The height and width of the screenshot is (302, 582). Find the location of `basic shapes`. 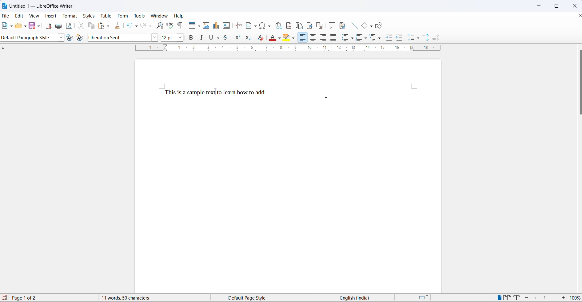

basic shapes is located at coordinates (363, 26).